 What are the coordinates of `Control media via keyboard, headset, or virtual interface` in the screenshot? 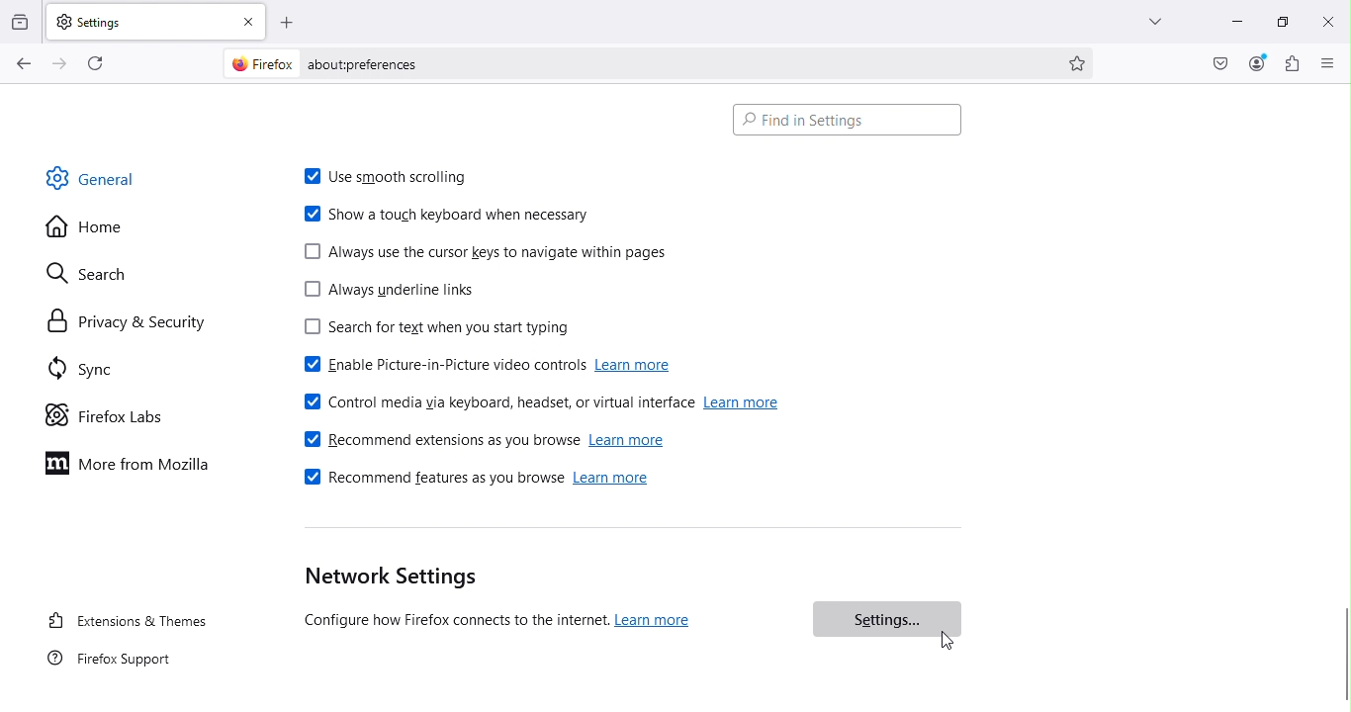 It's located at (548, 404).